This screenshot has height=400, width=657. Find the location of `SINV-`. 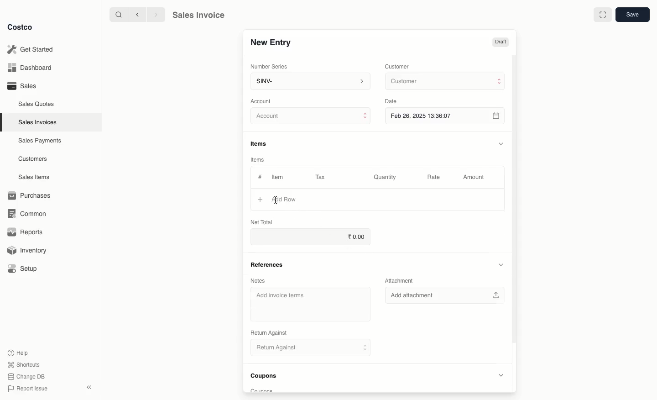

SINV- is located at coordinates (310, 82).